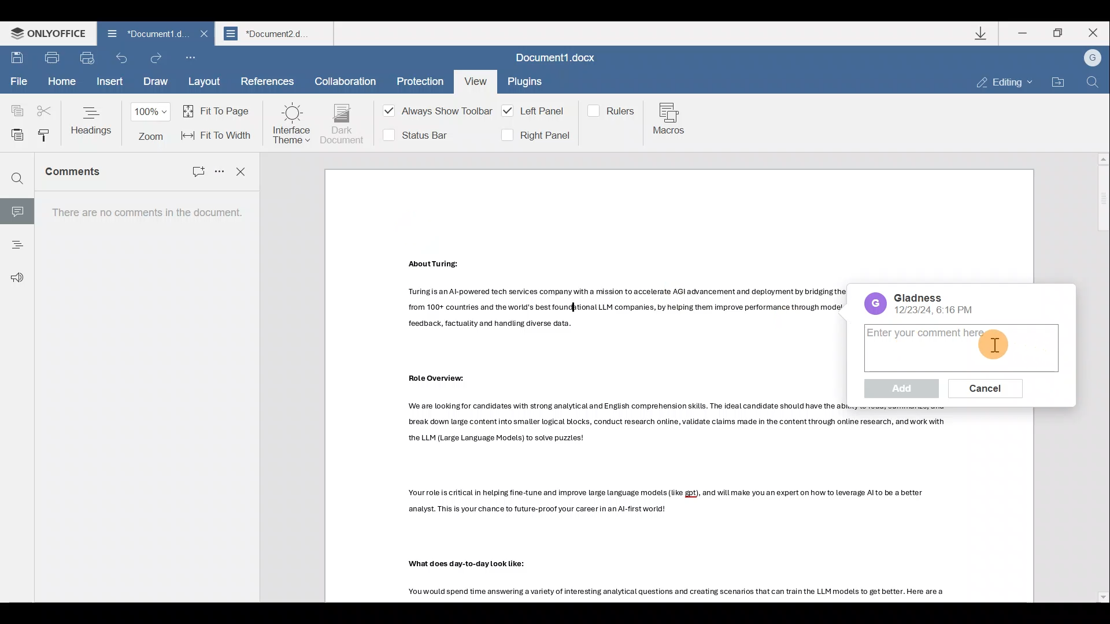 This screenshot has width=1110, height=624. What do you see at coordinates (995, 346) in the screenshot?
I see `` at bounding box center [995, 346].